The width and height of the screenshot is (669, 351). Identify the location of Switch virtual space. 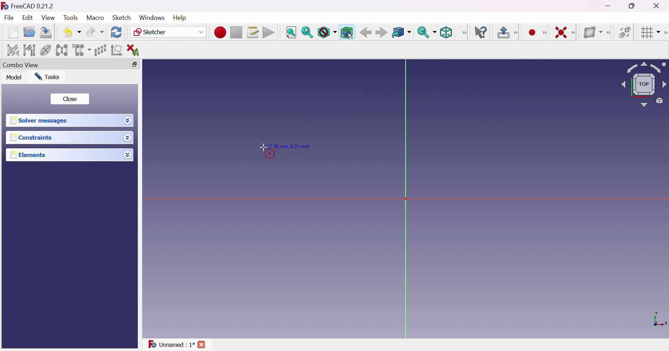
(625, 32).